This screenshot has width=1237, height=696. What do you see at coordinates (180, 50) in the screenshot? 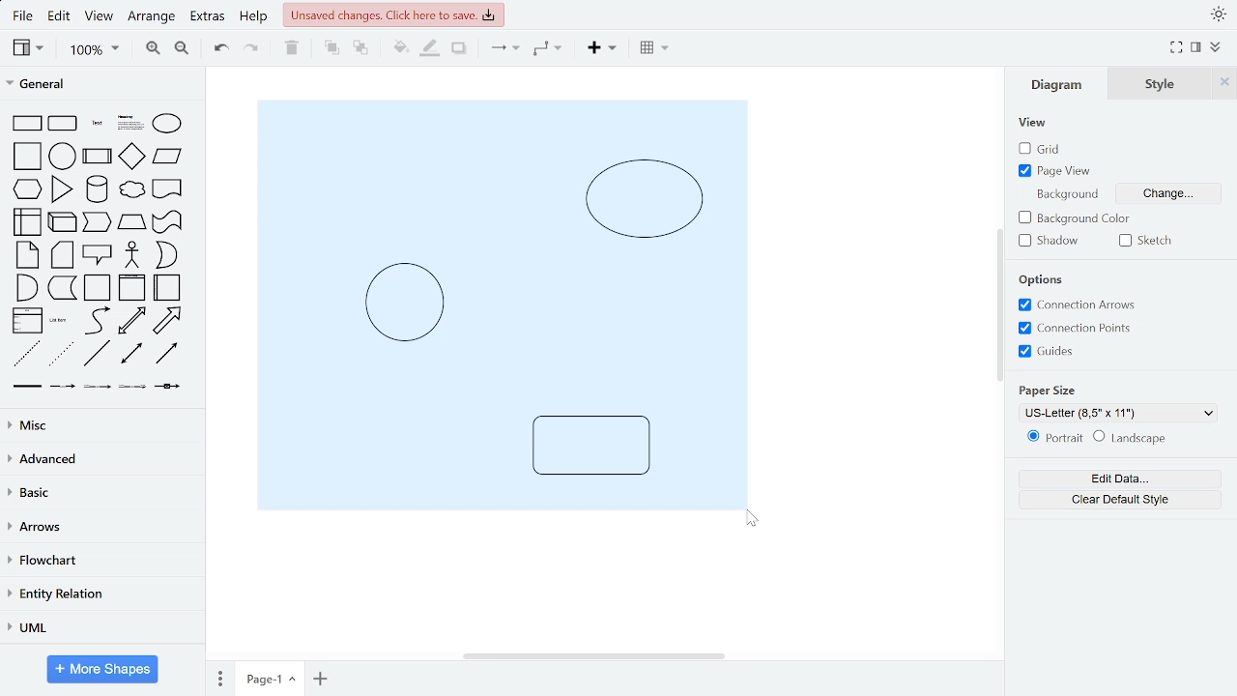
I see `zoom out` at bounding box center [180, 50].